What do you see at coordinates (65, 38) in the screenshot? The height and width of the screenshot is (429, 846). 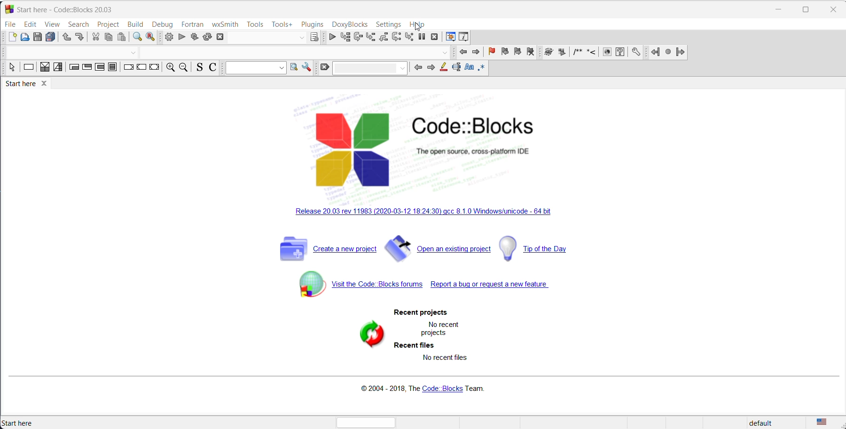 I see `undo` at bounding box center [65, 38].